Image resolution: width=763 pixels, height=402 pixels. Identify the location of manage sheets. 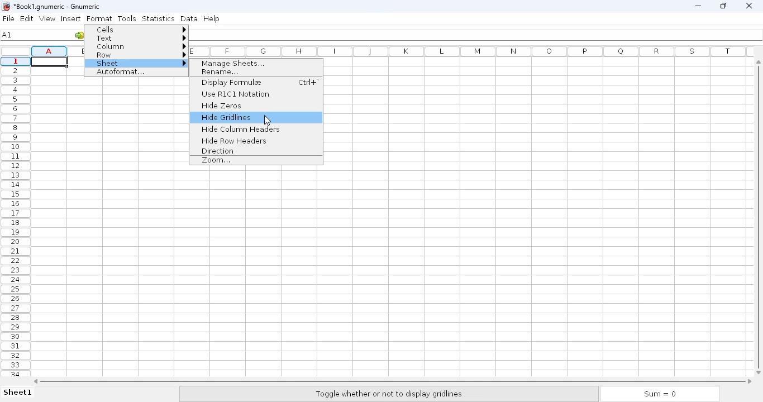
(232, 64).